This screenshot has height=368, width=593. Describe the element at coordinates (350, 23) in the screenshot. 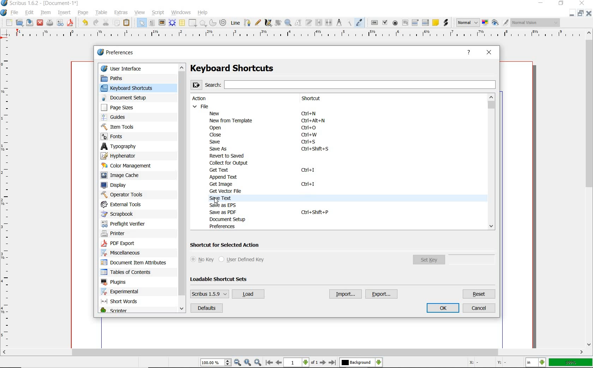

I see `copy item properties` at that location.